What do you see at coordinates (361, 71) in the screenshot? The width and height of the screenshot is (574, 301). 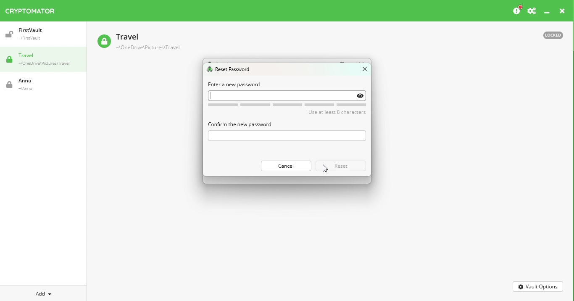 I see `Close` at bounding box center [361, 71].